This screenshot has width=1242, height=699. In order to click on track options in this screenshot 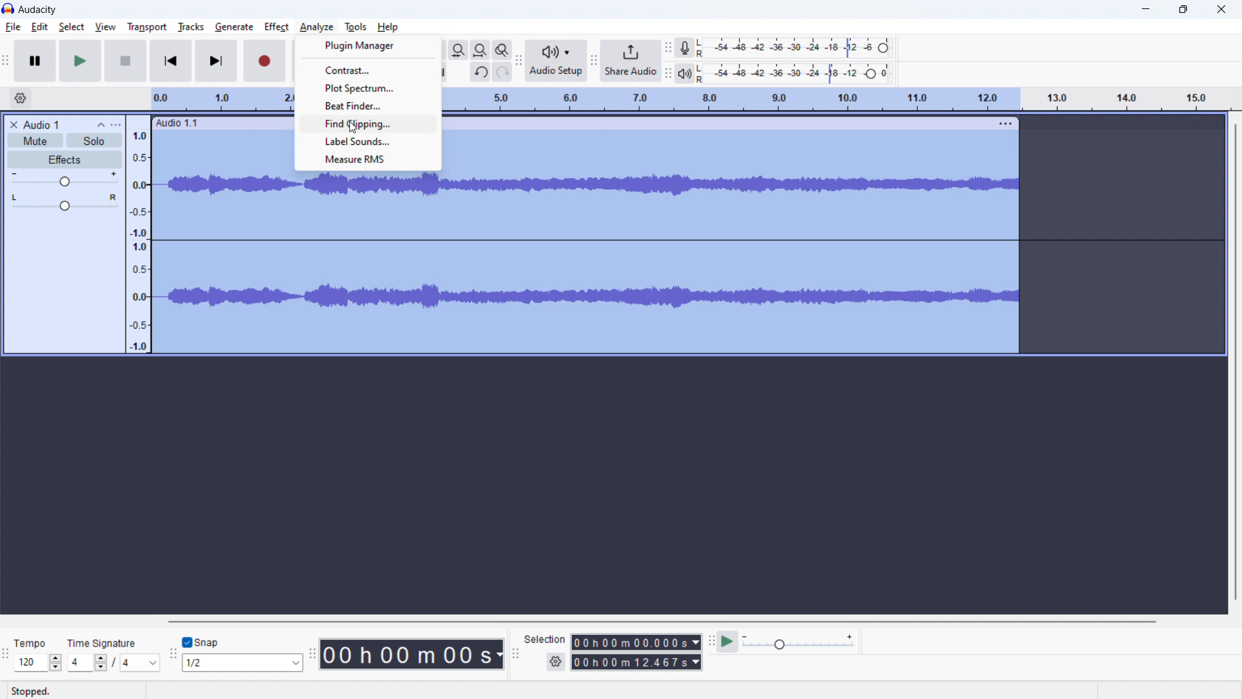, I will do `click(1005, 121)`.